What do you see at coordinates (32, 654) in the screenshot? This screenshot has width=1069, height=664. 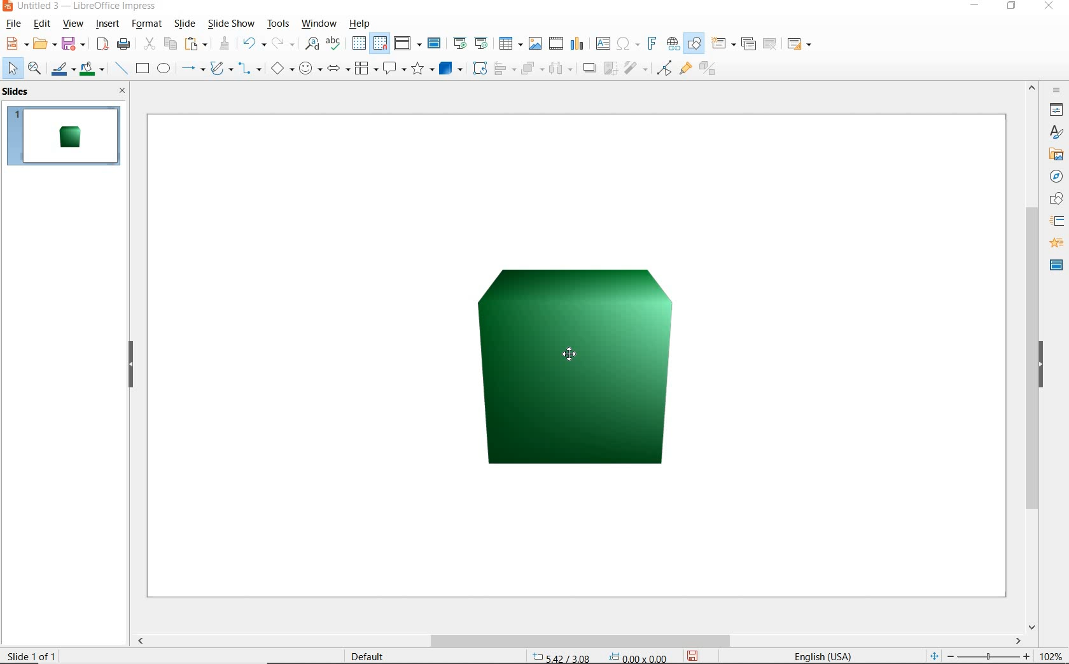 I see `SLIDE 1 OF 1` at bounding box center [32, 654].